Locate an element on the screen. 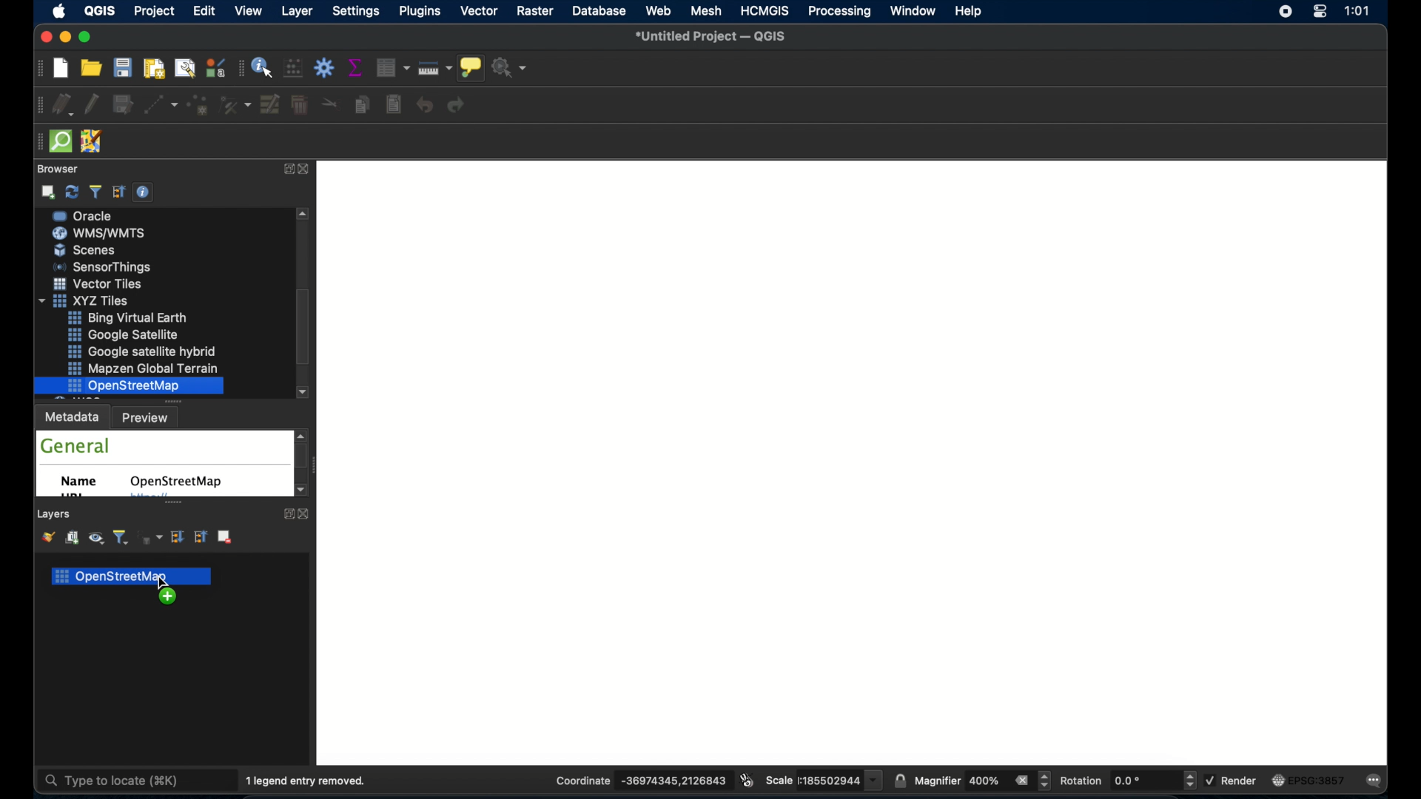 This screenshot has width=1421, height=799. processing is located at coordinates (841, 12).